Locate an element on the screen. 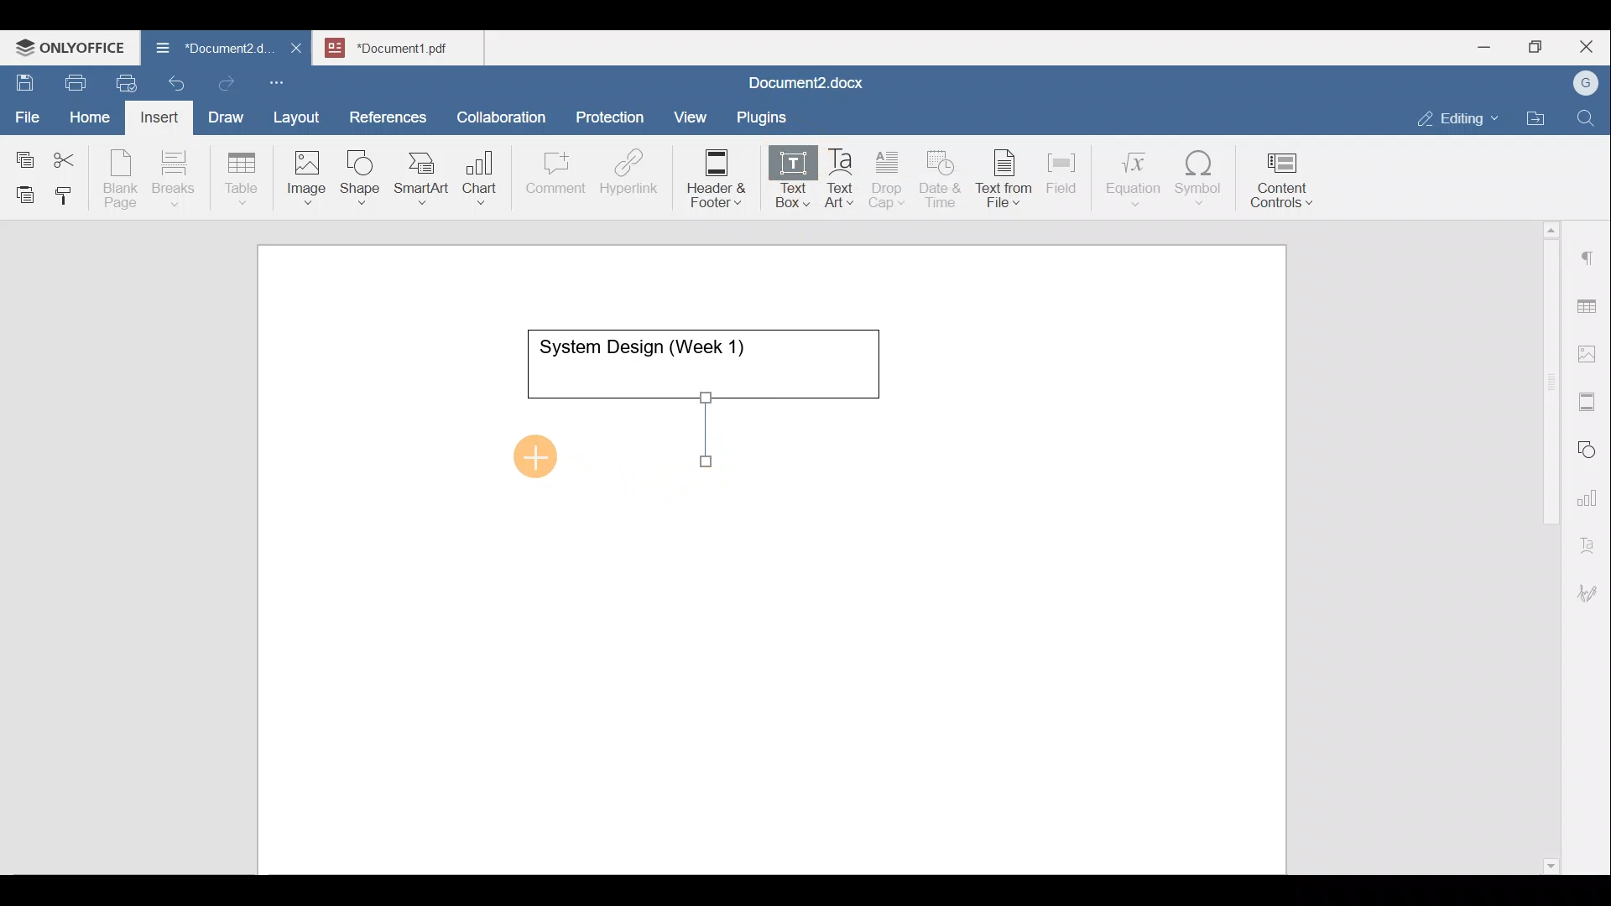  Drop cap is located at coordinates (890, 177).